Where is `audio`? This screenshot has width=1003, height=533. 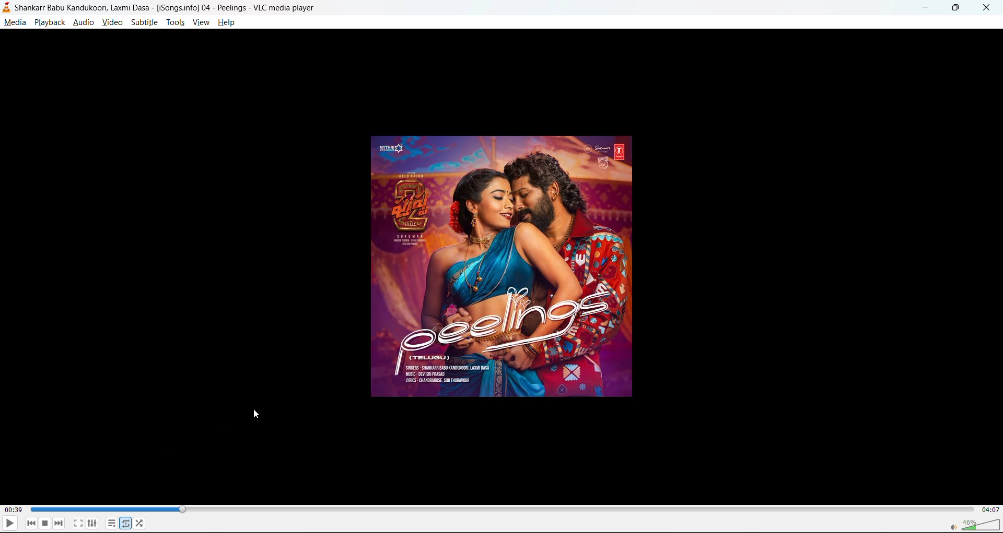 audio is located at coordinates (85, 23).